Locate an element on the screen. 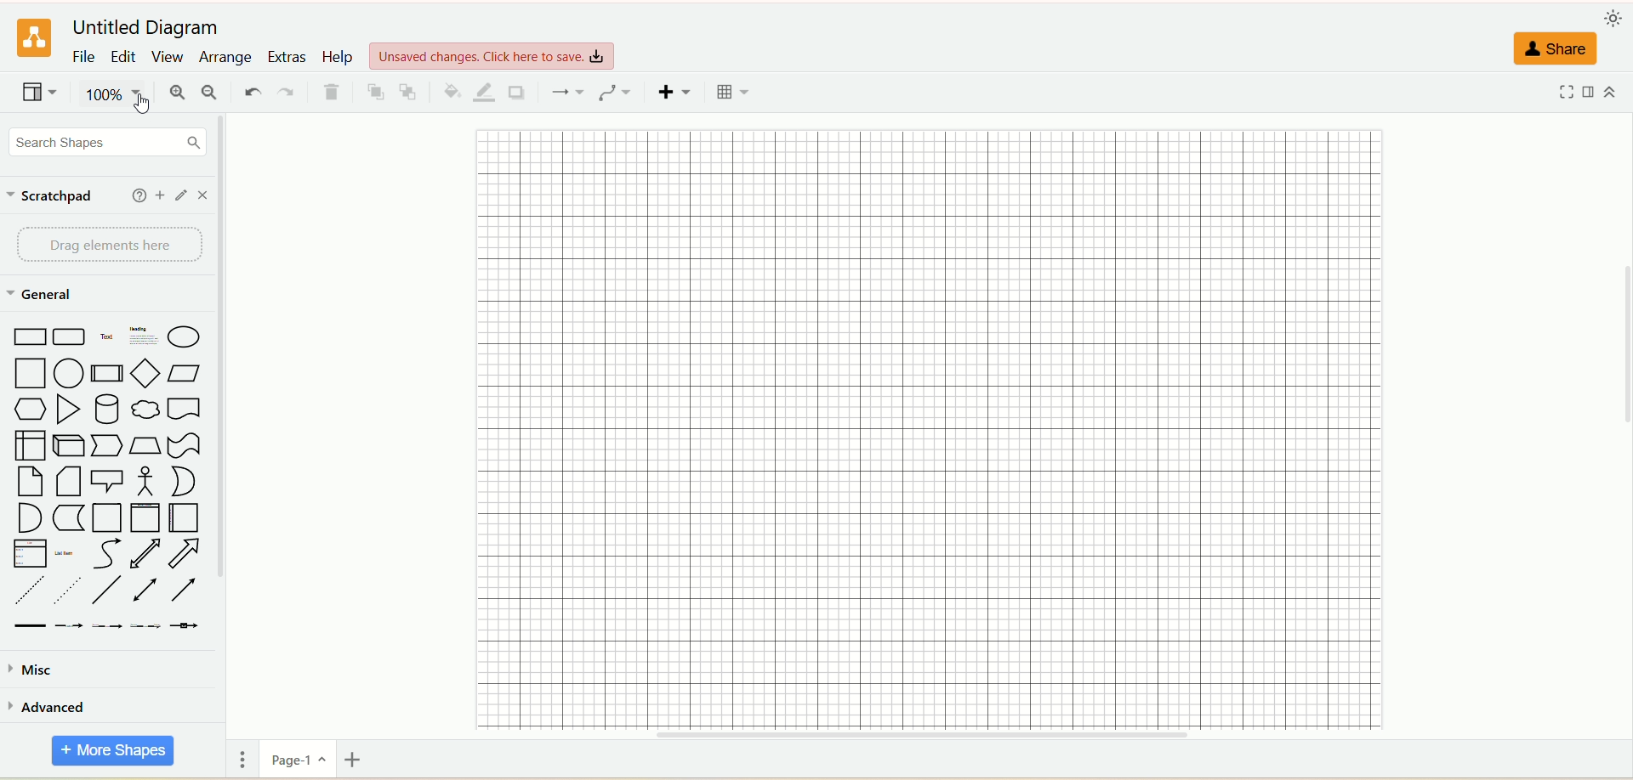  Unsaved changes. Click here to save. gy is located at coordinates (494, 54).